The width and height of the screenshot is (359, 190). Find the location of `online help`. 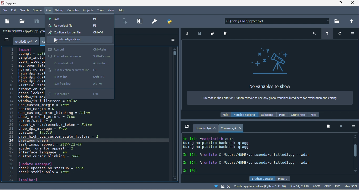

online help is located at coordinates (298, 114).